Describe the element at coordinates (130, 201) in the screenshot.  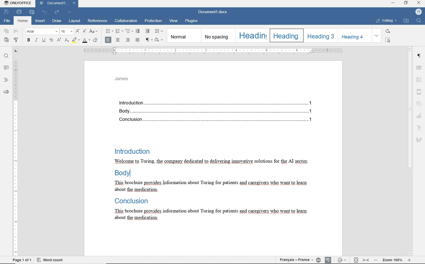
I see `Conclusion` at that location.